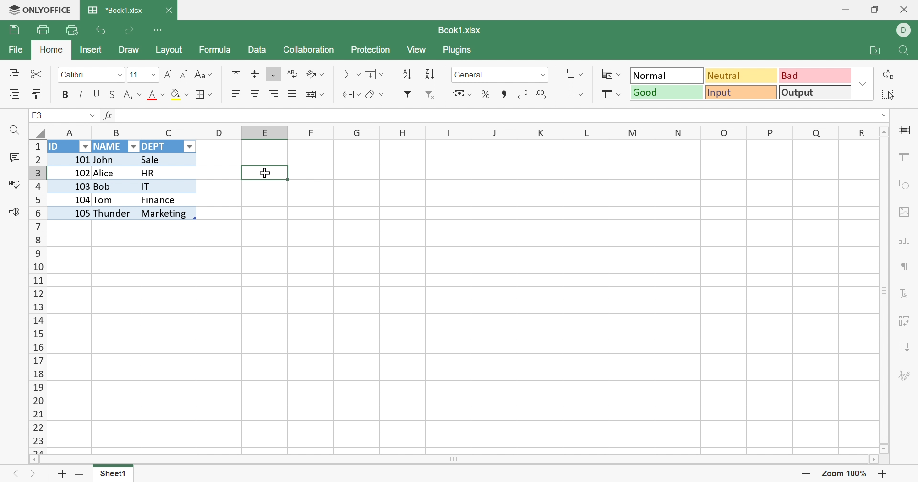 This screenshot has height=482, width=918. I want to click on Sheet1, so click(114, 474).